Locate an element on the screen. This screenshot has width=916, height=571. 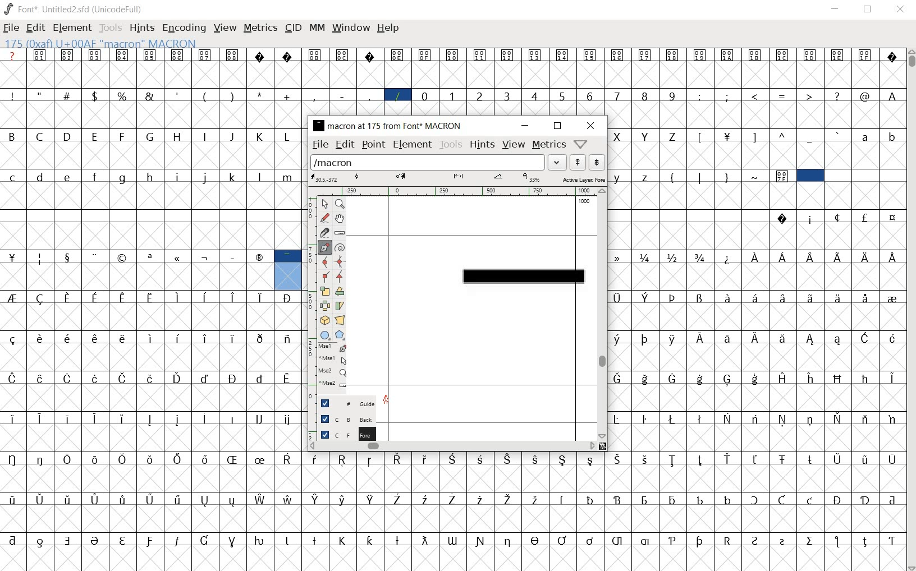
b is located at coordinates (891, 136).